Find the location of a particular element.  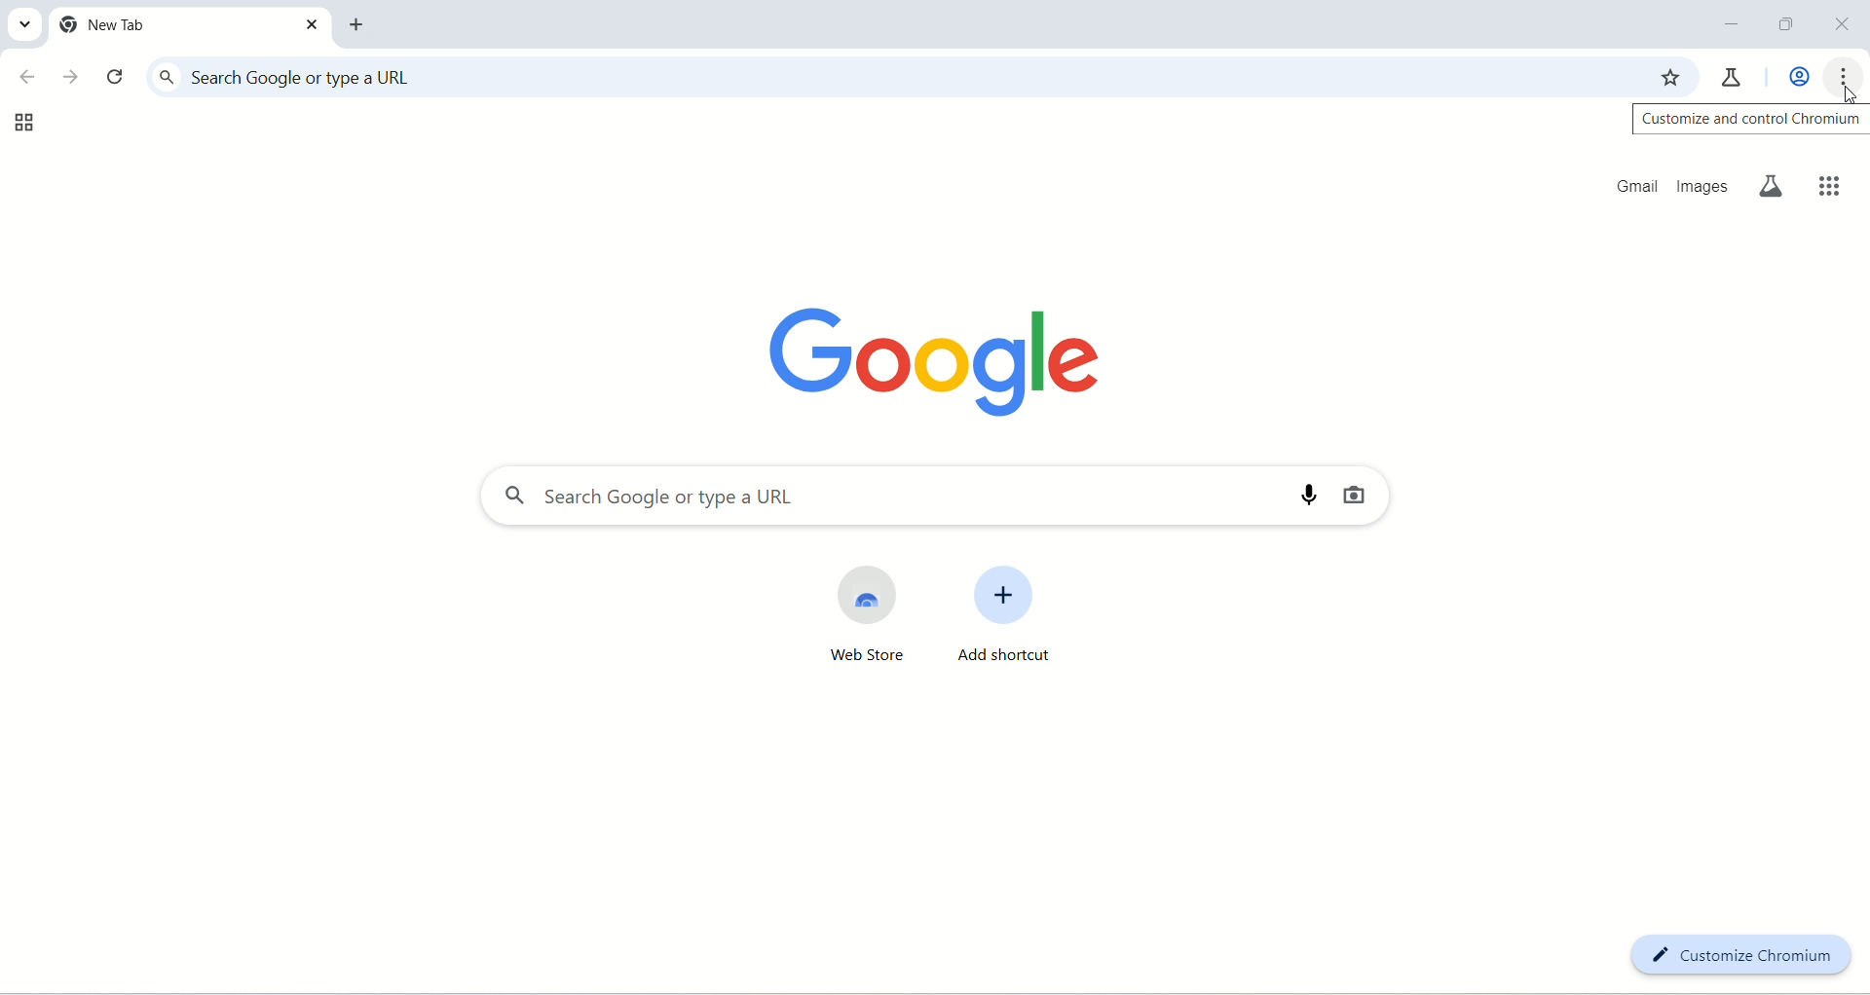

close tab is located at coordinates (313, 24).